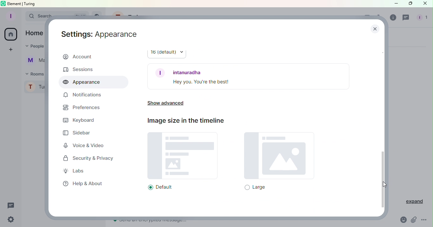 The image size is (433, 227). What do you see at coordinates (189, 123) in the screenshot?
I see `Image size in the timeline` at bounding box center [189, 123].